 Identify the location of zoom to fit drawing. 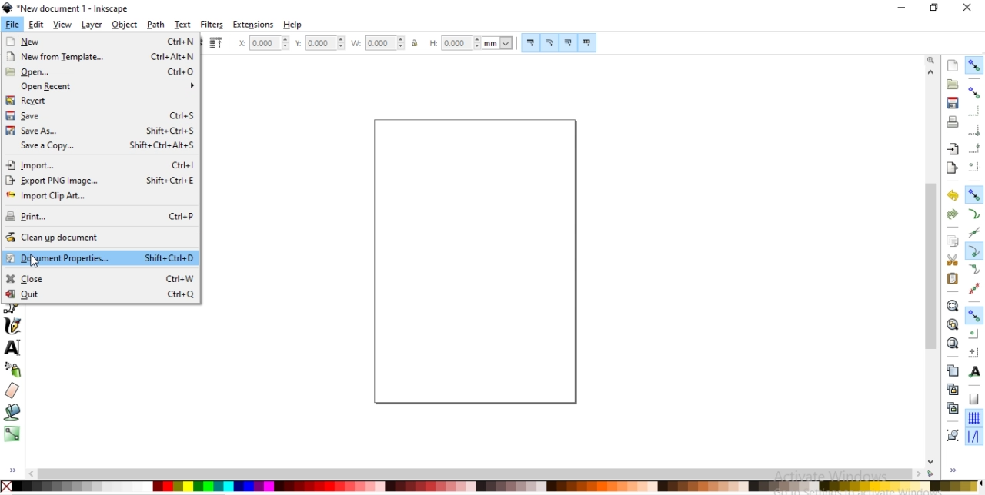
(952, 325).